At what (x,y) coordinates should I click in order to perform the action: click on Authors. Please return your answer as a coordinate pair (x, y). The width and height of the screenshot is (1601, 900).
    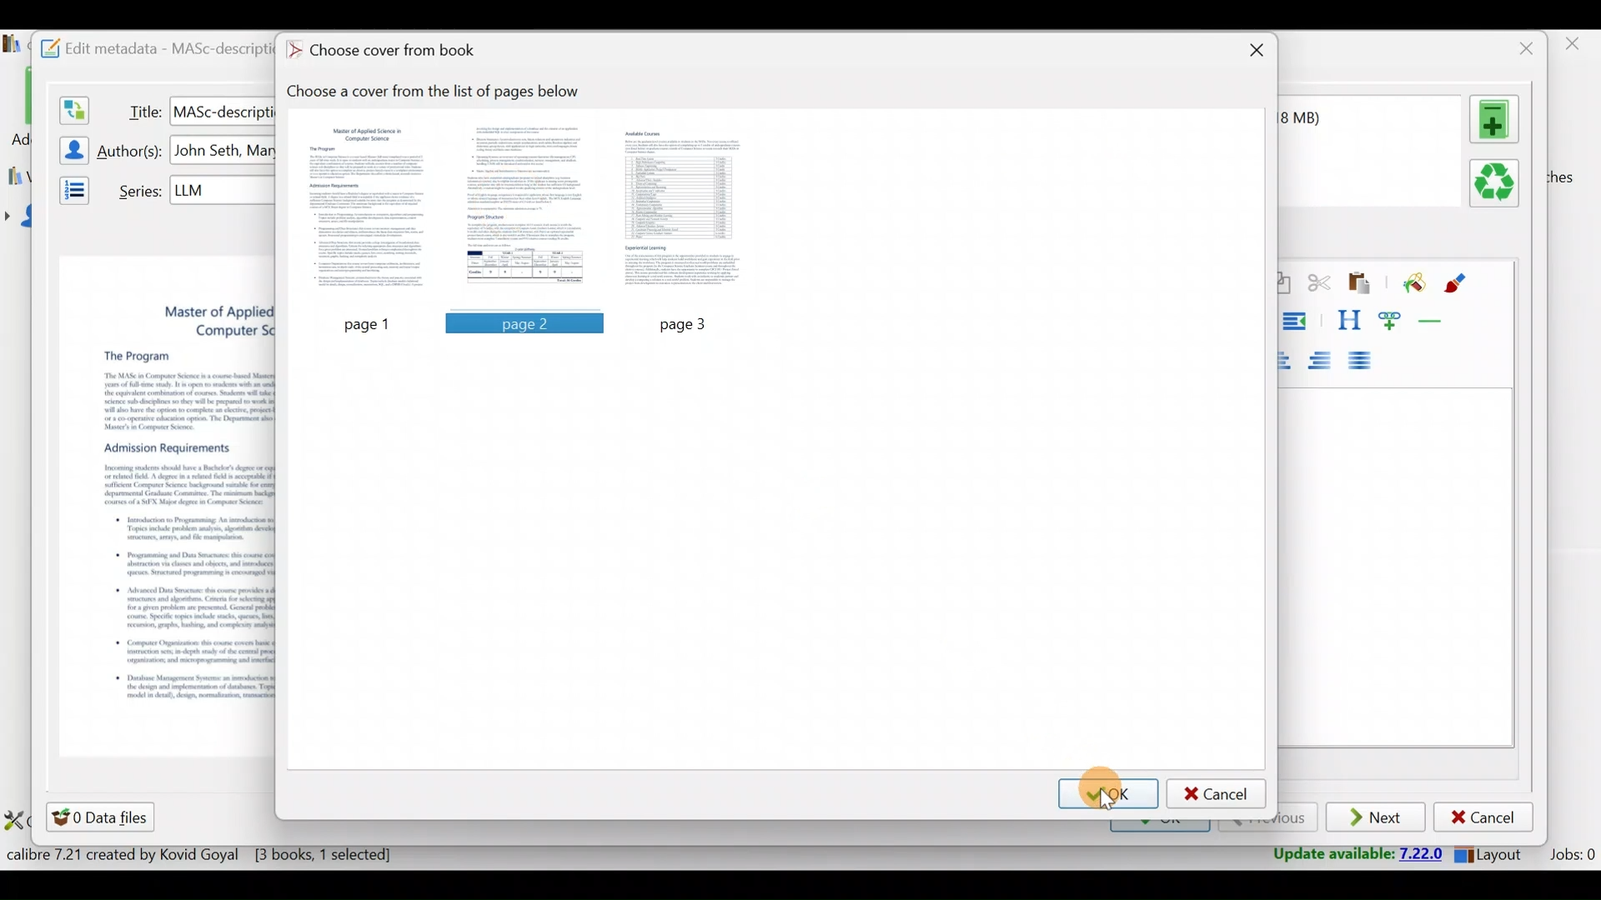
    Looking at the image, I should click on (132, 152).